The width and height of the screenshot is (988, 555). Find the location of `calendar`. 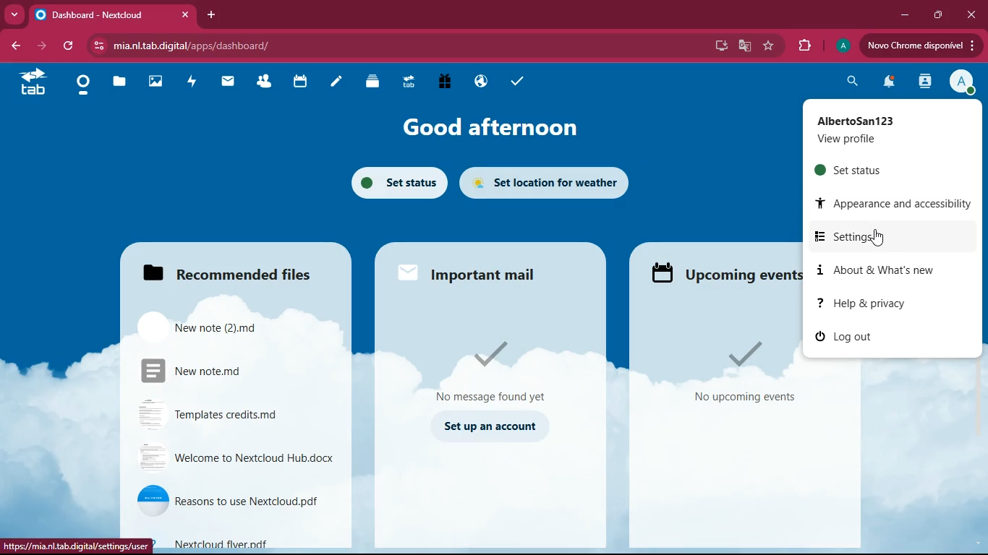

calendar is located at coordinates (296, 83).